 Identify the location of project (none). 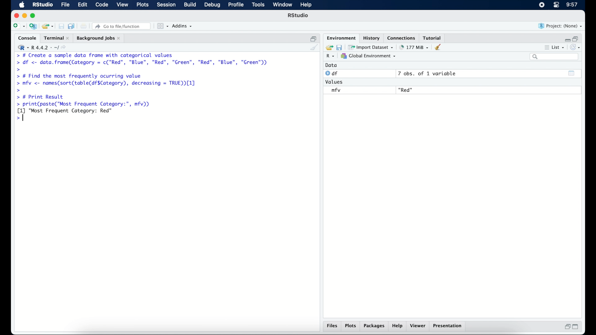
(560, 26).